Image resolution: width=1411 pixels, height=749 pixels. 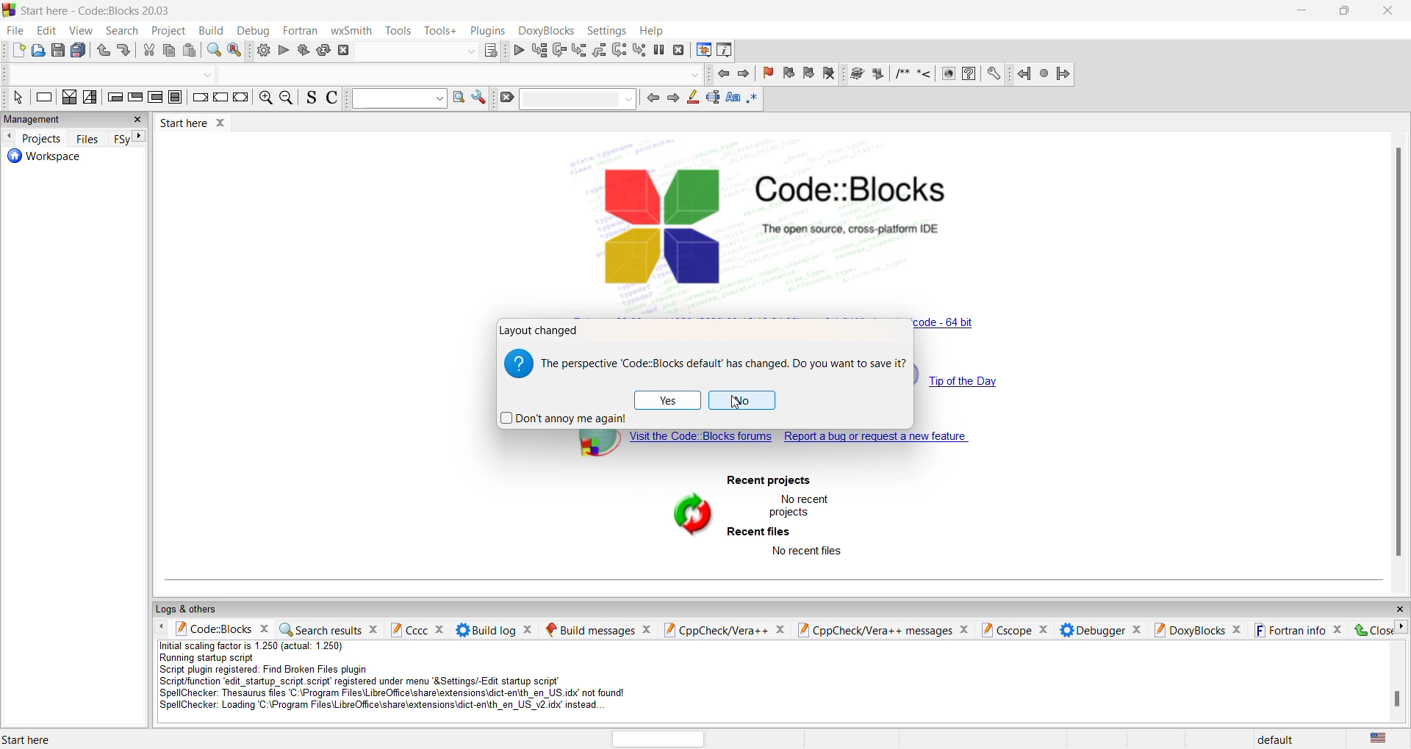 I want to click on pause debugging, so click(x=659, y=49).